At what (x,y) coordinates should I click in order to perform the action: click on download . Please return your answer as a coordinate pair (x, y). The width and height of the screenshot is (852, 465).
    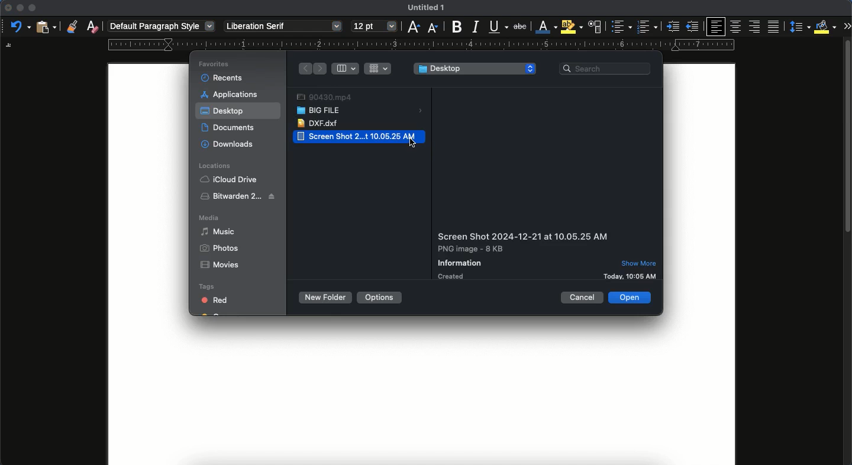
    Looking at the image, I should click on (228, 144).